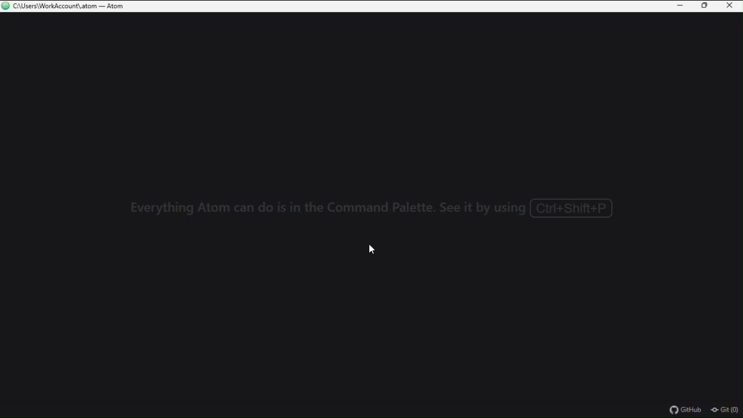 Image resolution: width=743 pixels, height=418 pixels. Describe the element at coordinates (686, 410) in the screenshot. I see `github` at that location.